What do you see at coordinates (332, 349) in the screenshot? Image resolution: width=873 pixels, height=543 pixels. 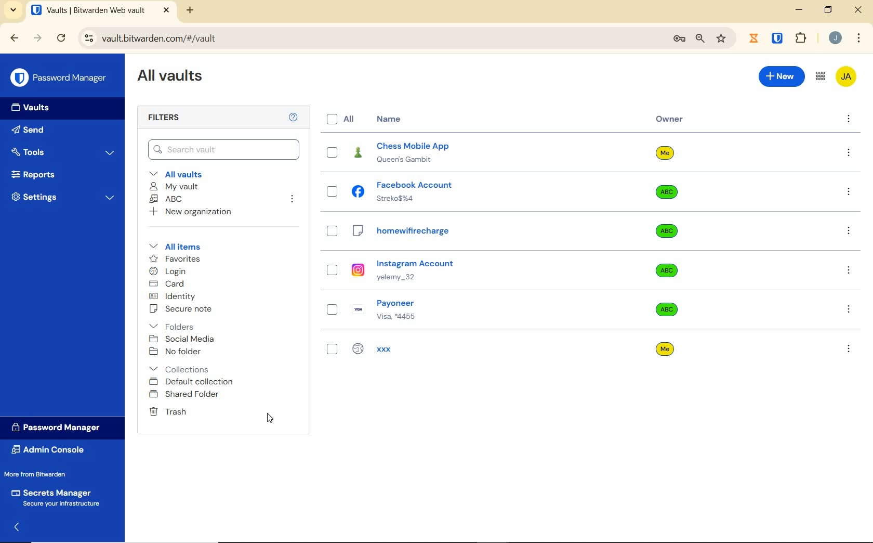 I see `select entry` at bounding box center [332, 349].